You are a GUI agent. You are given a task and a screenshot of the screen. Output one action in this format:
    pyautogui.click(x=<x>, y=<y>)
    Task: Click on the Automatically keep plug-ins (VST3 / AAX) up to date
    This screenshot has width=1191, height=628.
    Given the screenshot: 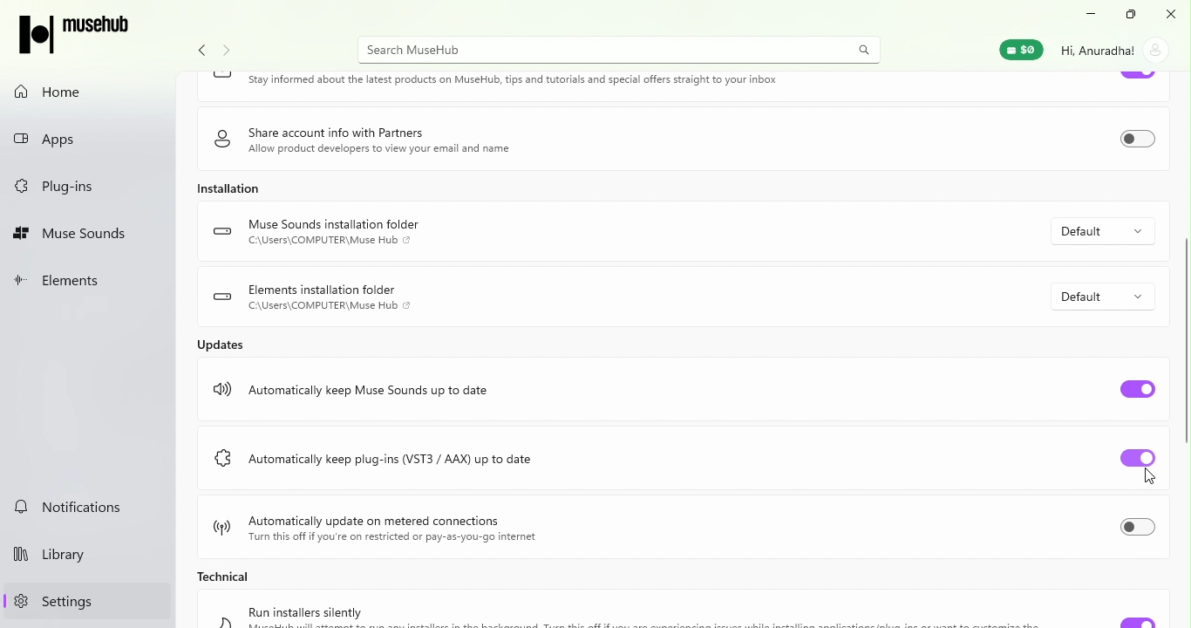 What is the action you would take?
    pyautogui.click(x=398, y=457)
    